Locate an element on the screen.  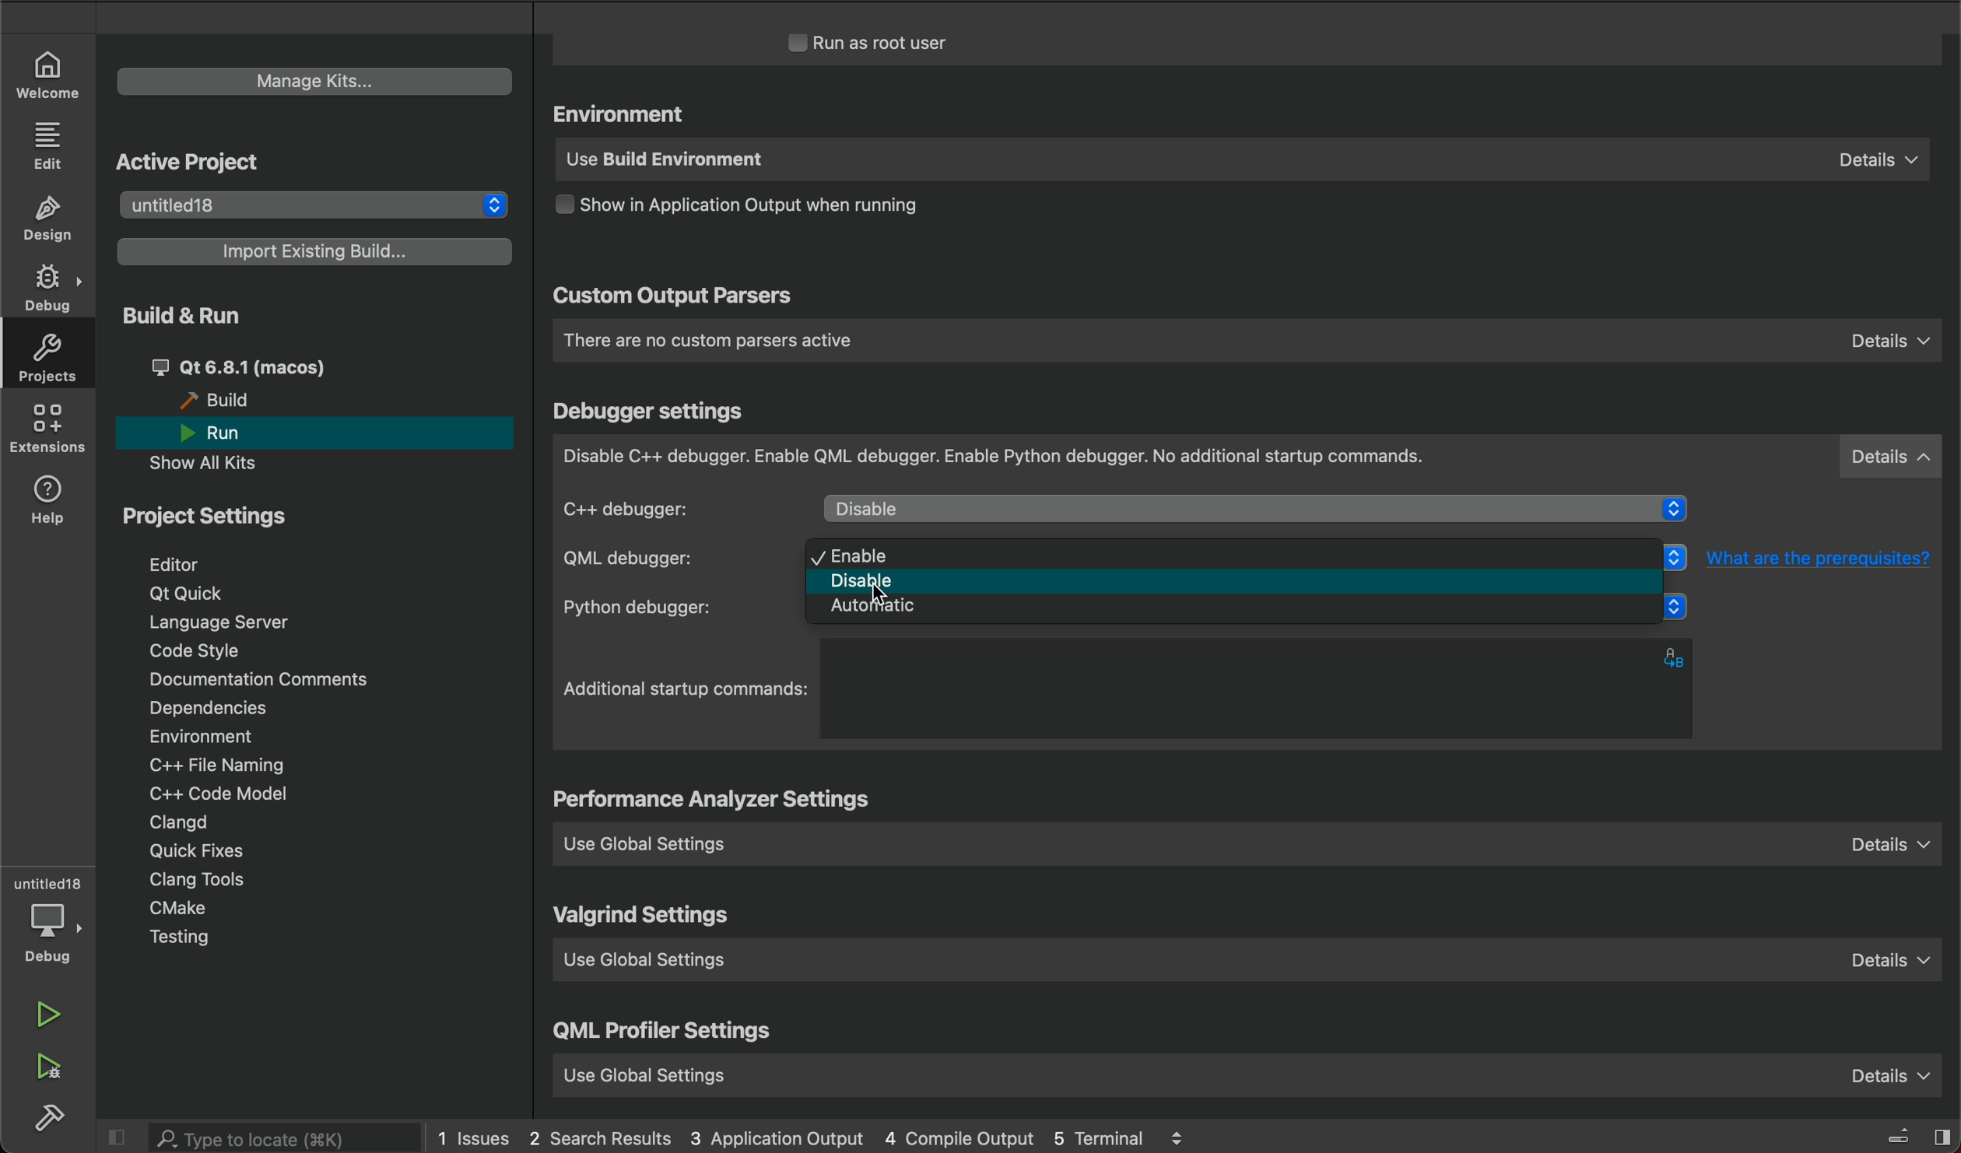
code style is located at coordinates (198, 653).